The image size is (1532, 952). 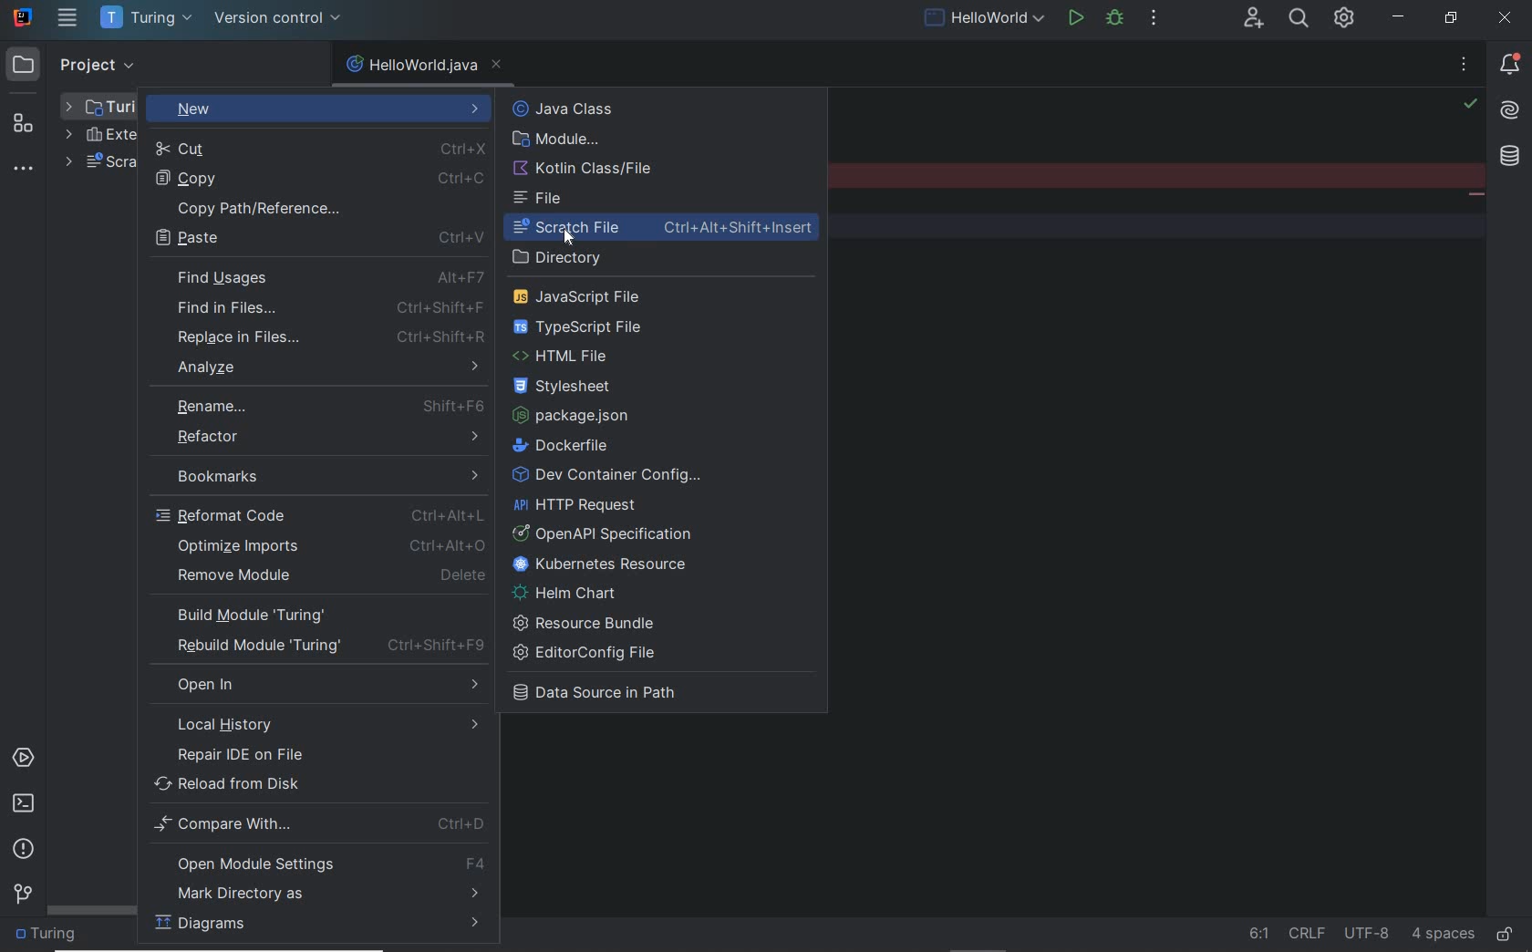 I want to click on IDE and Project settings, so click(x=1345, y=20).